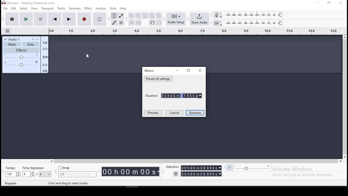 The height and width of the screenshot is (196, 348). What do you see at coordinates (174, 113) in the screenshot?
I see `cancel` at bounding box center [174, 113].